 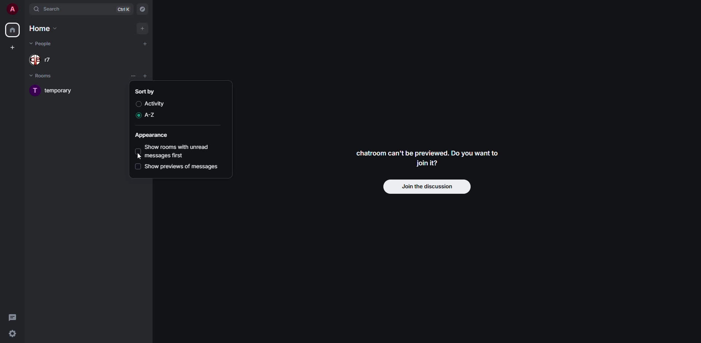 I want to click on add, so click(x=145, y=43).